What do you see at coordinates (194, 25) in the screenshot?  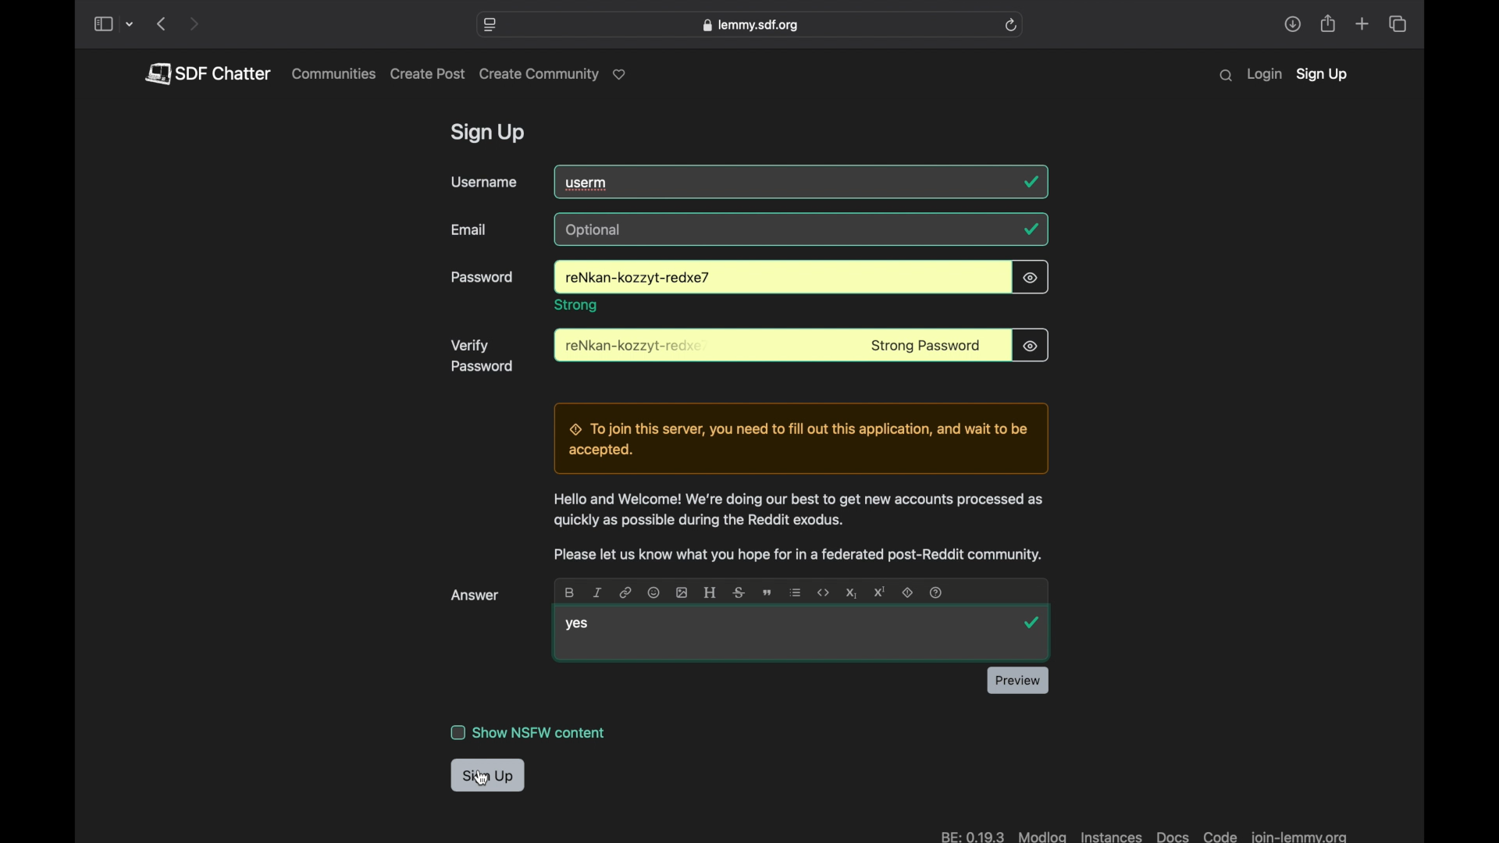 I see `next page` at bounding box center [194, 25].